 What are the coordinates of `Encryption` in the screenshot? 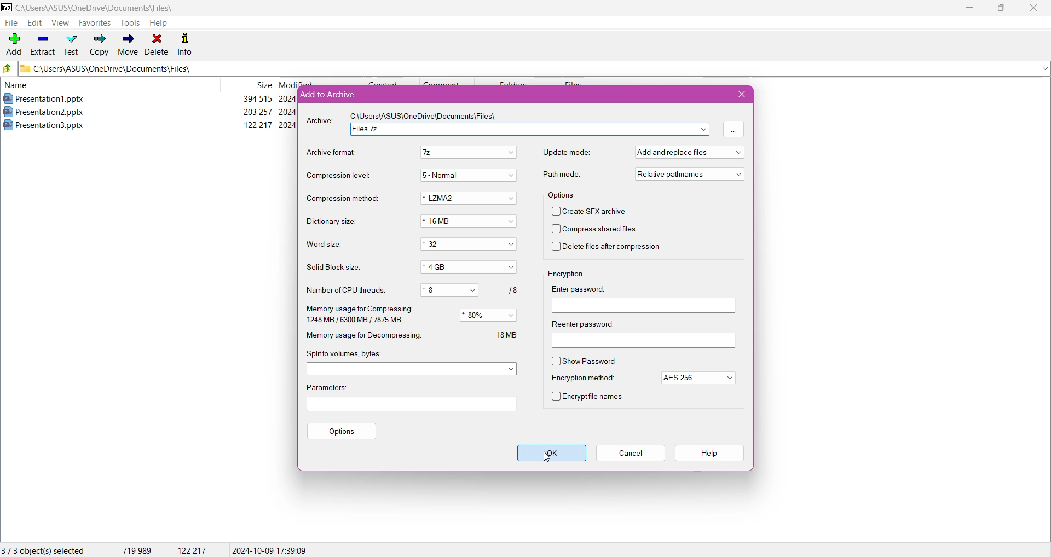 It's located at (566, 273).